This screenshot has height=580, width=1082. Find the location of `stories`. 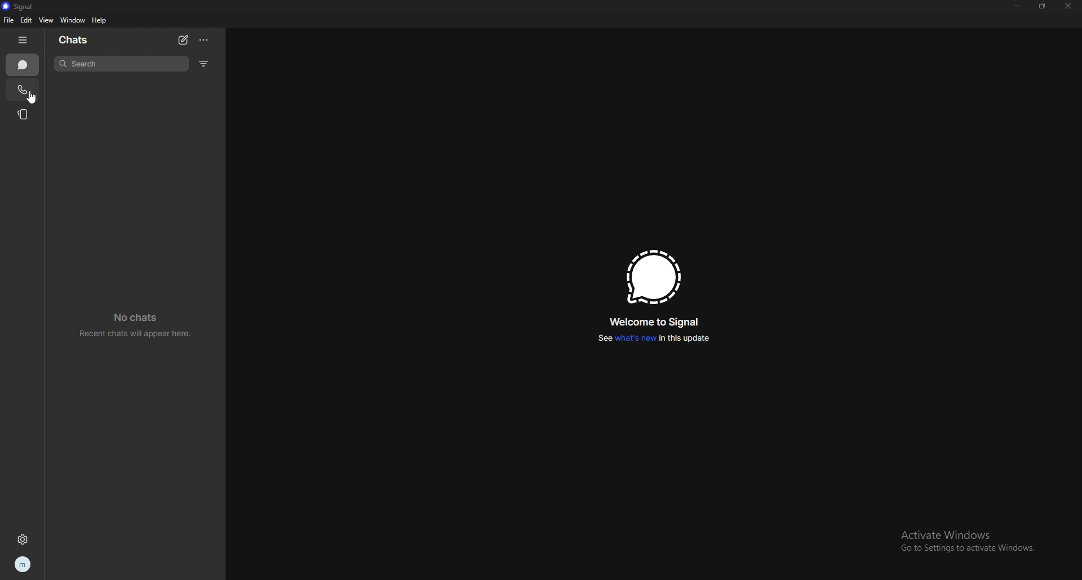

stories is located at coordinates (23, 114).